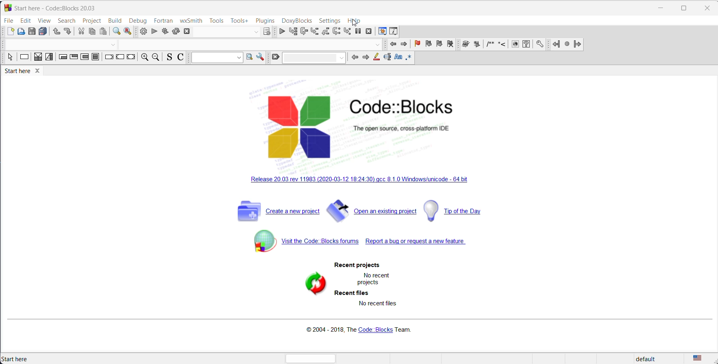  Describe the element at coordinates (9, 20) in the screenshot. I see `file` at that location.